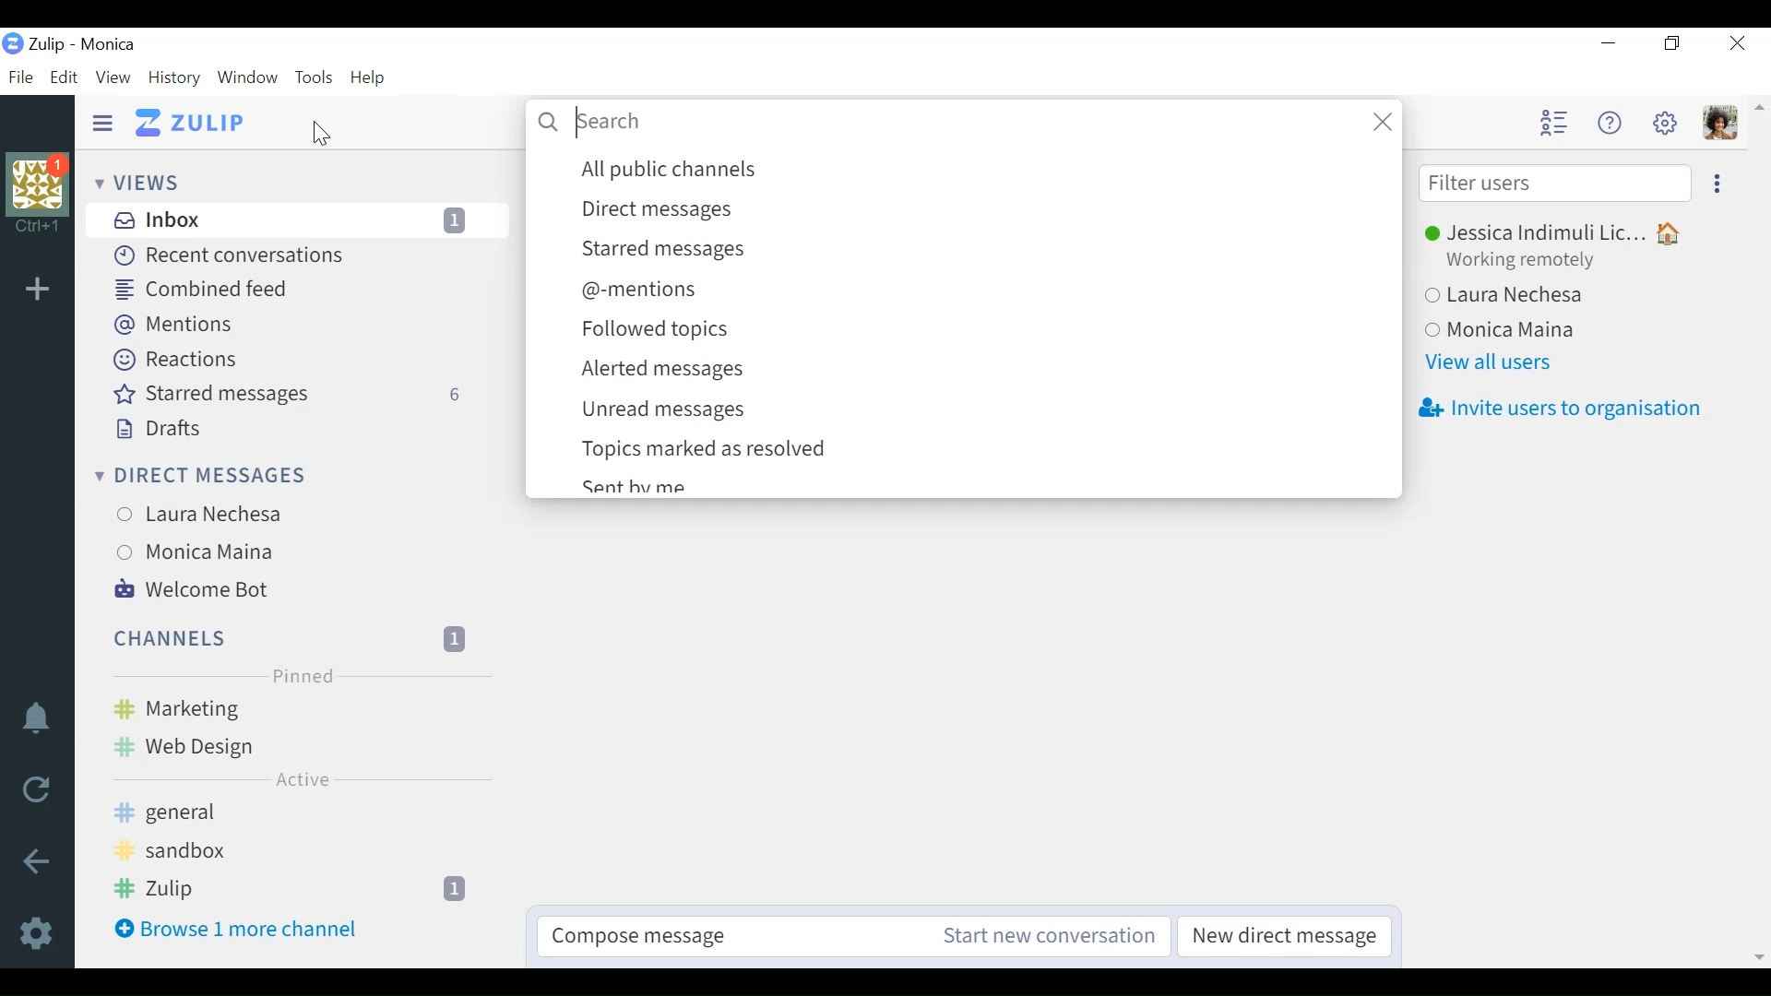  What do you see at coordinates (983, 450) in the screenshot?
I see `Topics marked as resolved` at bounding box center [983, 450].